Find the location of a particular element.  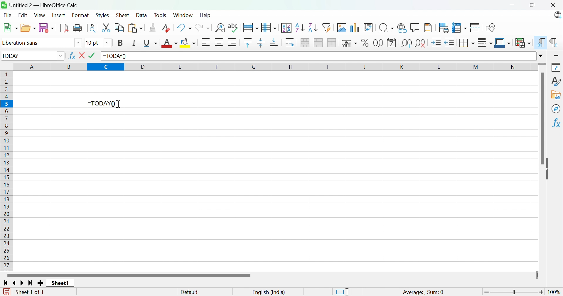

Underline is located at coordinates (151, 43).